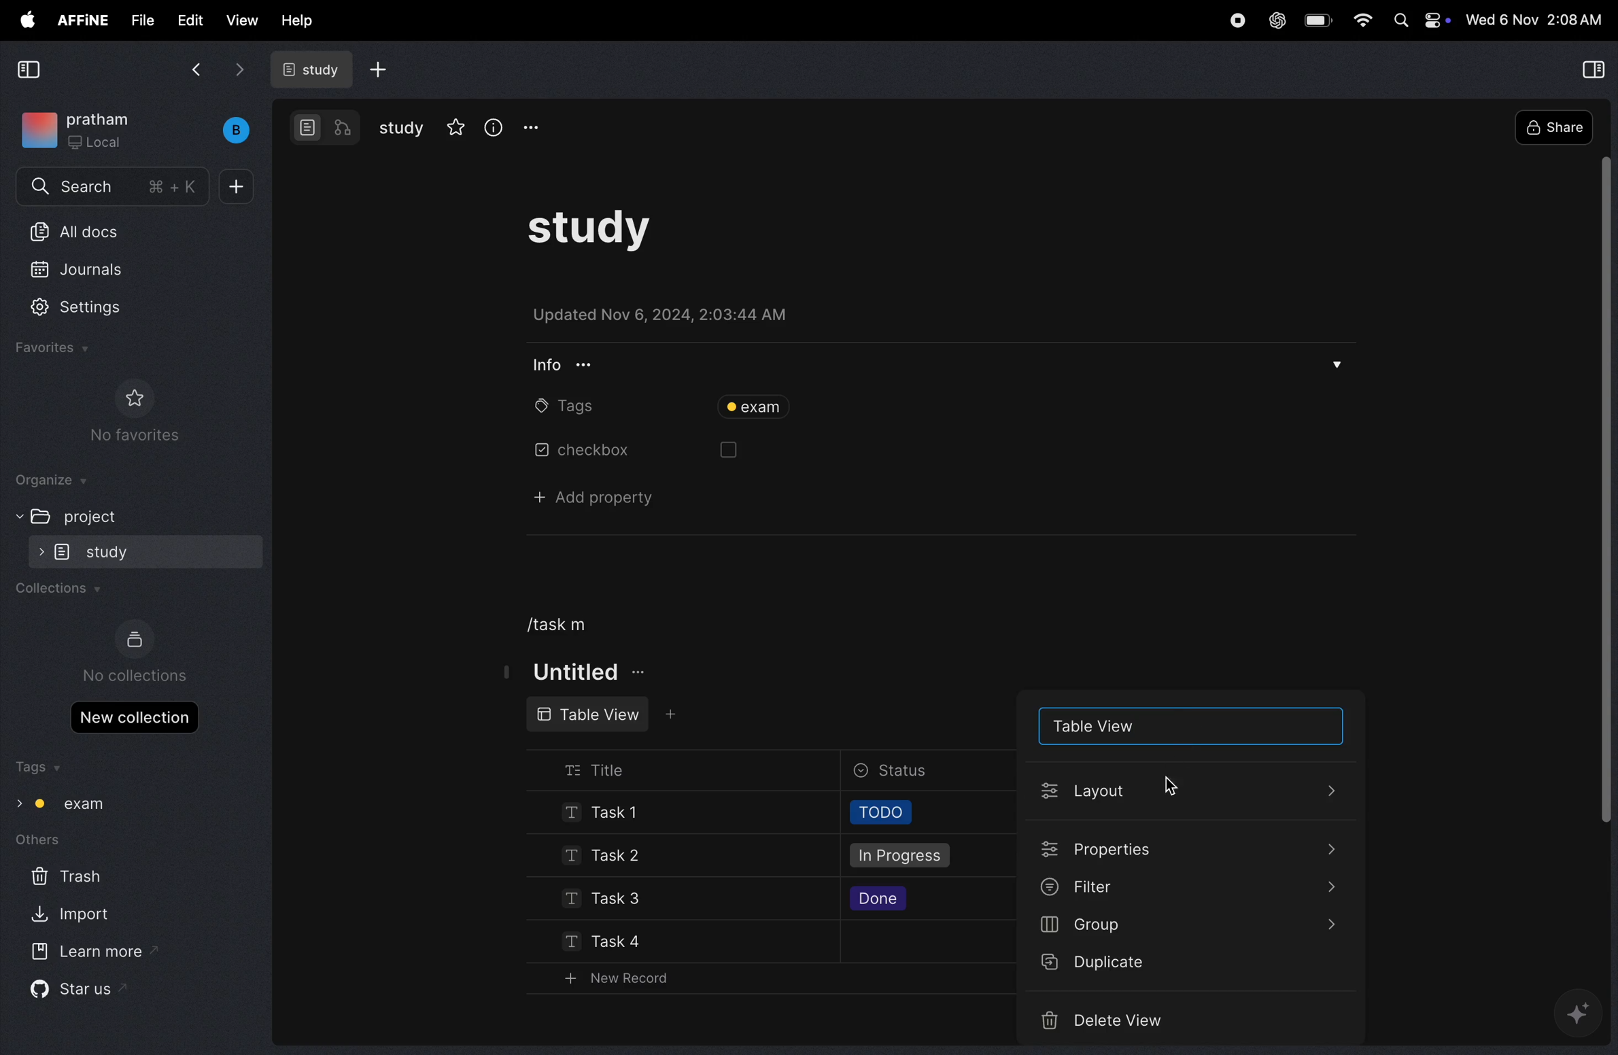 This screenshot has width=1618, height=1055. Describe the element at coordinates (574, 498) in the screenshot. I see `add property` at that location.